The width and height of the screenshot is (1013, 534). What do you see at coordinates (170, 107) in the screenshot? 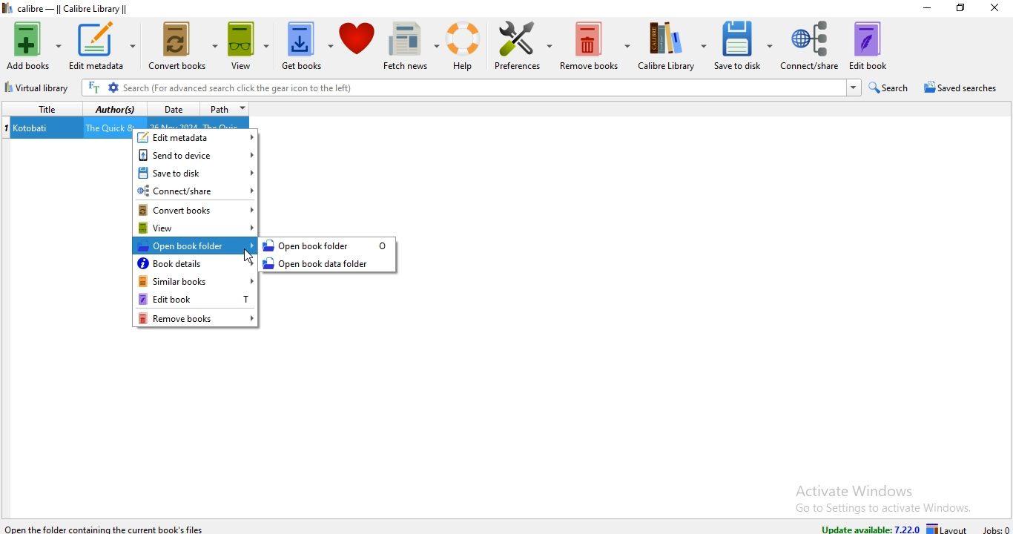
I see `date` at bounding box center [170, 107].